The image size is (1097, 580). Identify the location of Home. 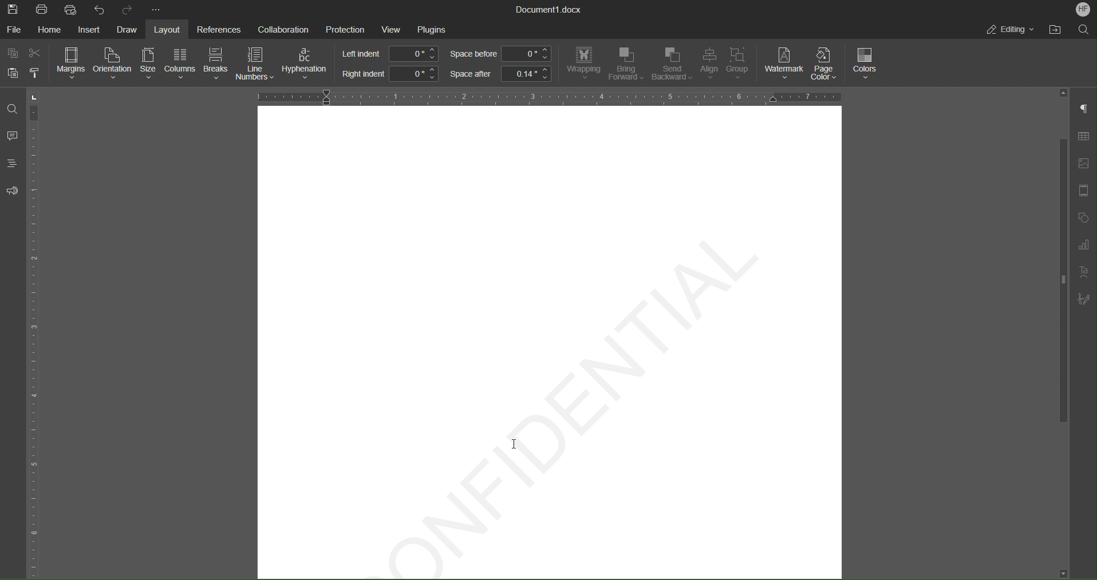
(52, 30).